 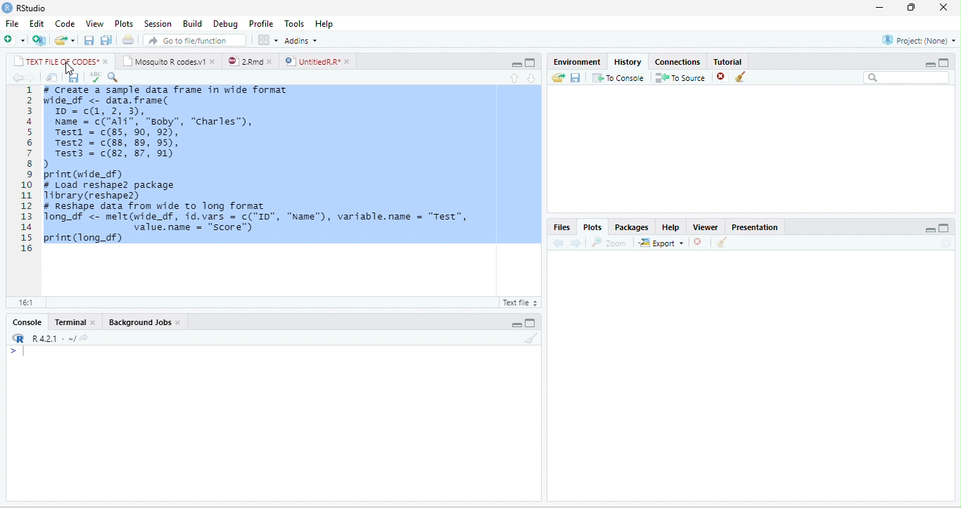 I want to click on Help, so click(x=671, y=227).